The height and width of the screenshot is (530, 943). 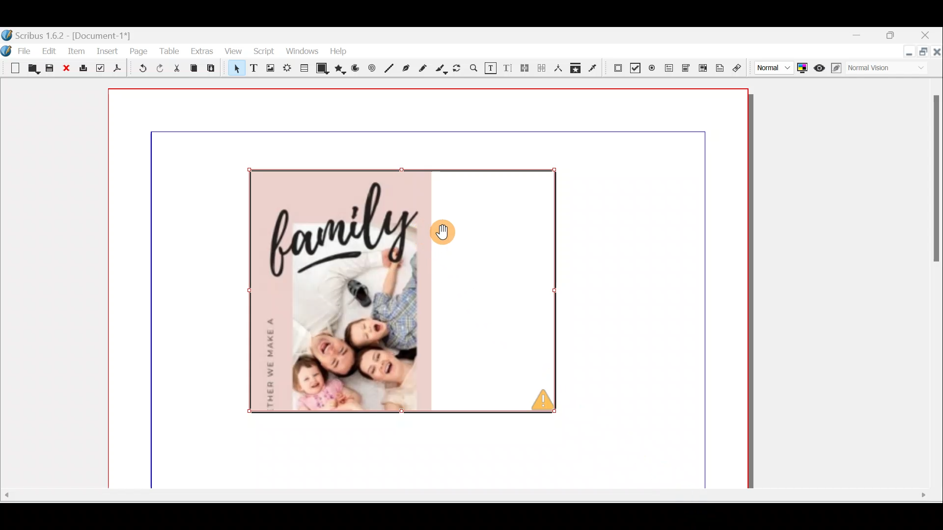 What do you see at coordinates (28, 50) in the screenshot?
I see `File` at bounding box center [28, 50].